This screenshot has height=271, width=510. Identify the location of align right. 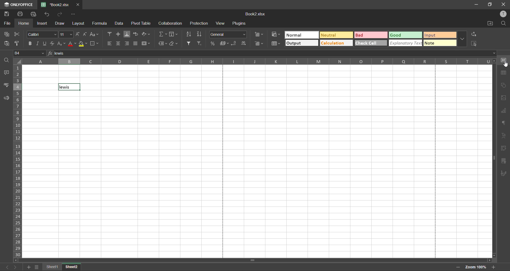
(126, 44).